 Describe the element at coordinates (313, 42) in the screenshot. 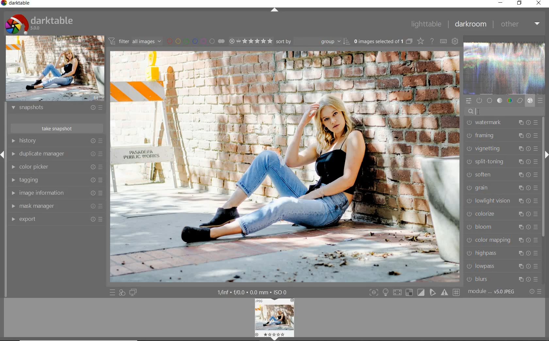

I see `sort` at that location.